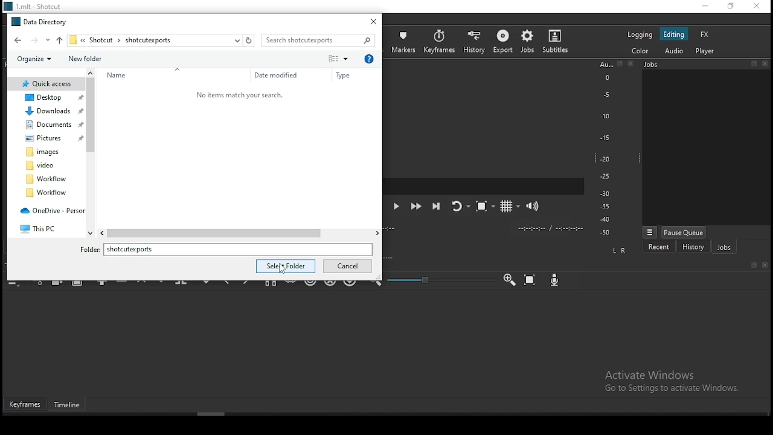  I want to click on Name, so click(120, 76).